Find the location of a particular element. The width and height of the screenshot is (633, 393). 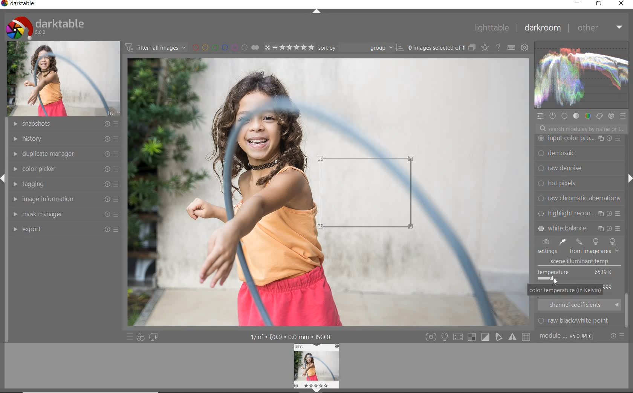

collapse grouped images is located at coordinates (471, 48).